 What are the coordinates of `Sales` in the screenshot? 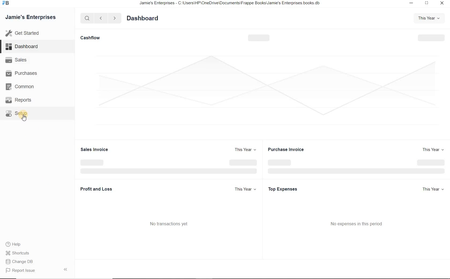 It's located at (23, 60).